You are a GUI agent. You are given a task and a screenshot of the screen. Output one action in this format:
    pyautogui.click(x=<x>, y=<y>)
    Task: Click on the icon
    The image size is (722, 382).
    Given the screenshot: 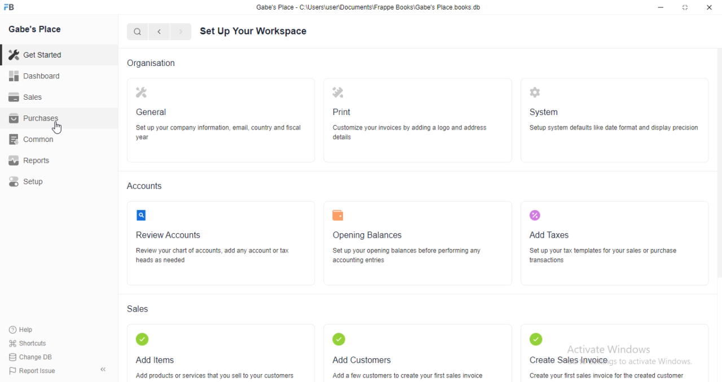 What is the action you would take?
    pyautogui.click(x=143, y=217)
    